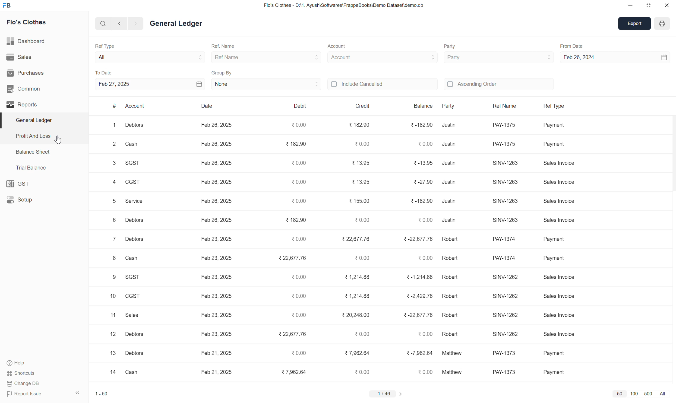 This screenshot has width=676, height=403. Describe the element at coordinates (664, 22) in the screenshot. I see `Open report print view` at that location.